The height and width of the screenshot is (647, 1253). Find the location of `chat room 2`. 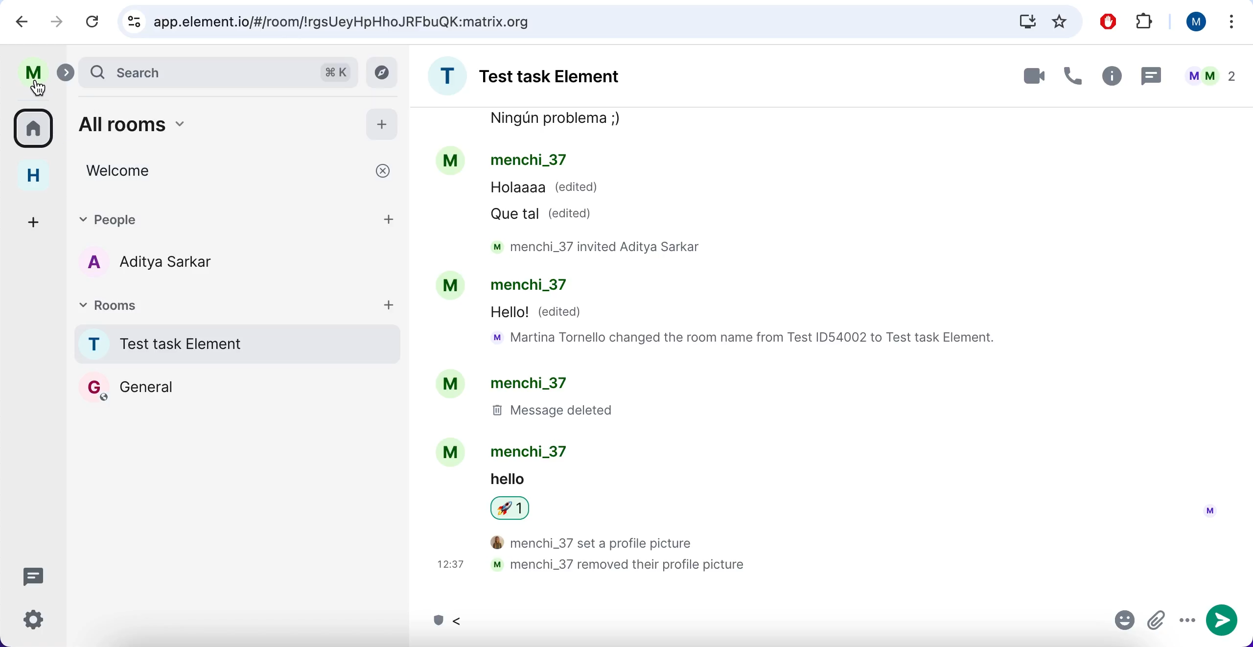

chat room 2 is located at coordinates (185, 390).